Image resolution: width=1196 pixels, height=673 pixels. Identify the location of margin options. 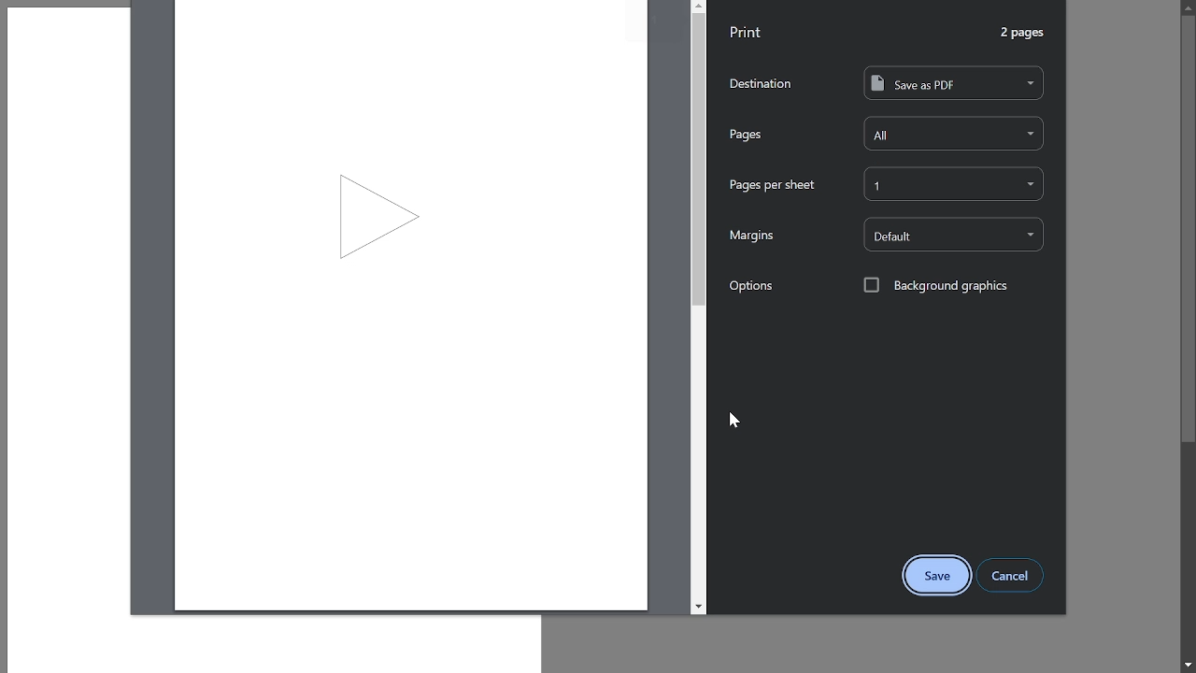
(954, 235).